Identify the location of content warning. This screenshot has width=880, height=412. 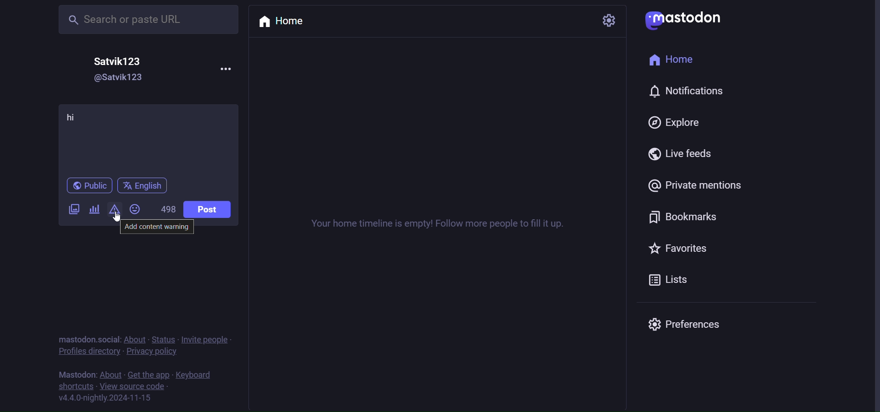
(113, 210).